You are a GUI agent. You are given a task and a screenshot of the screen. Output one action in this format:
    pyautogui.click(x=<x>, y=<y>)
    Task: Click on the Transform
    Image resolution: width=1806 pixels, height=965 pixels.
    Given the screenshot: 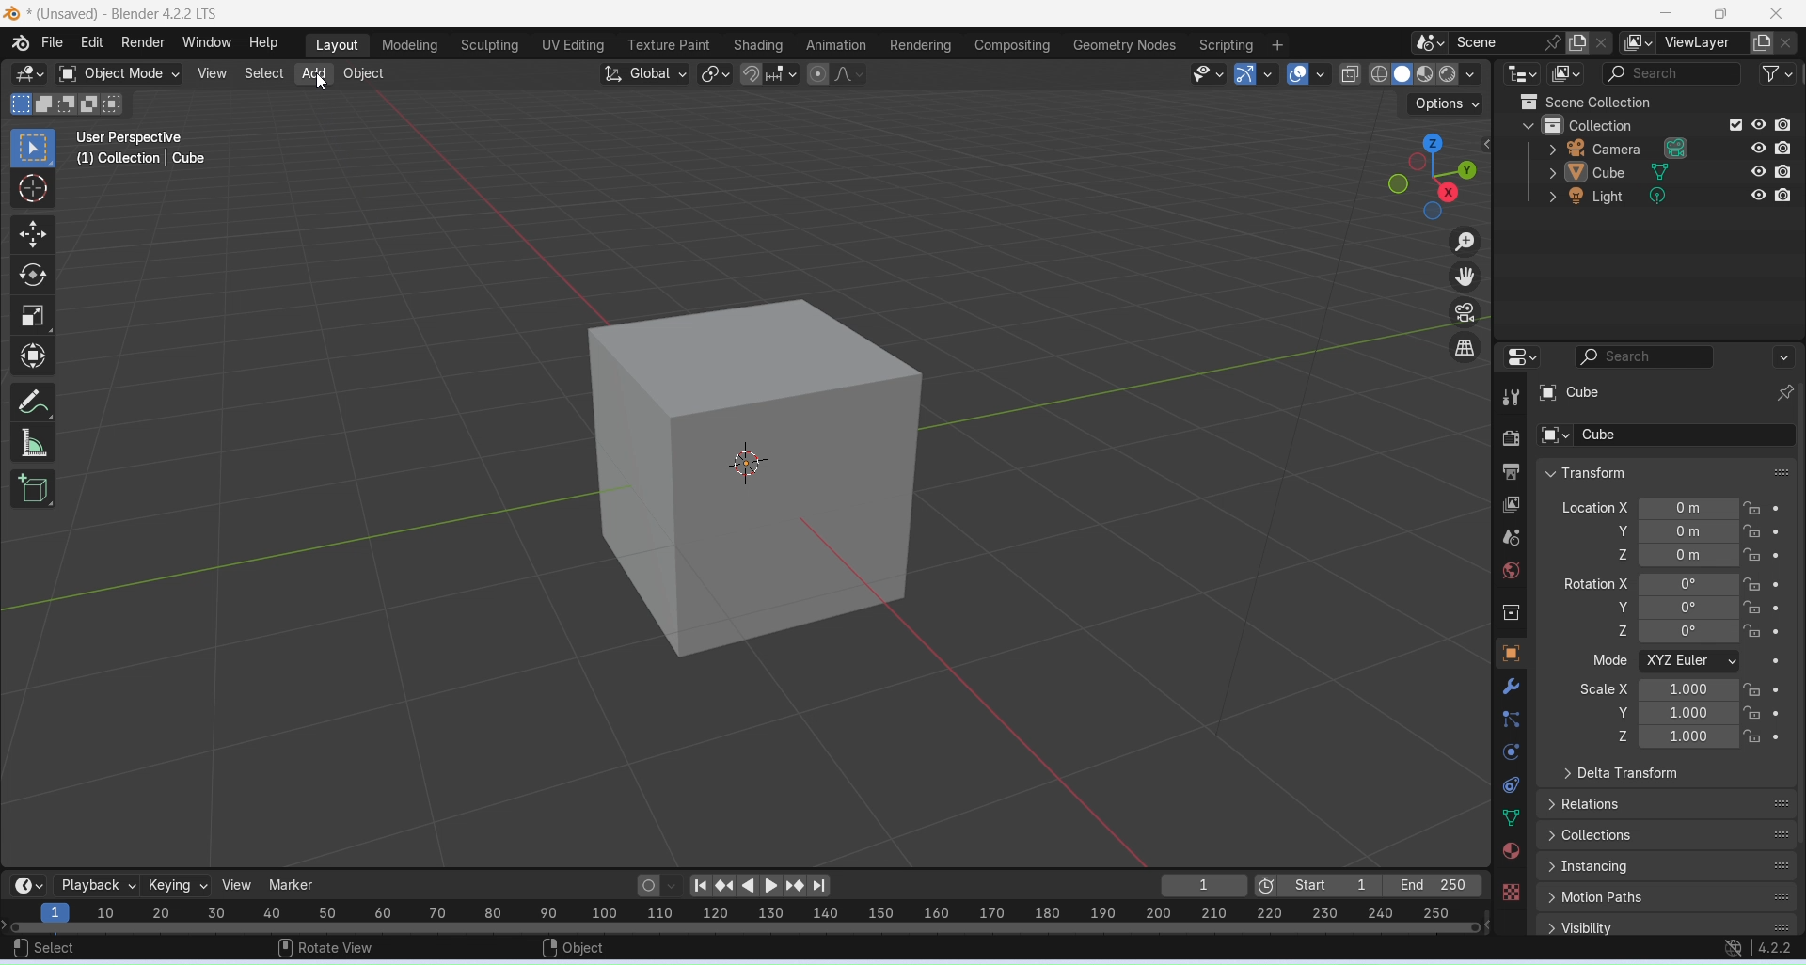 What is the action you would take?
    pyautogui.click(x=1583, y=473)
    